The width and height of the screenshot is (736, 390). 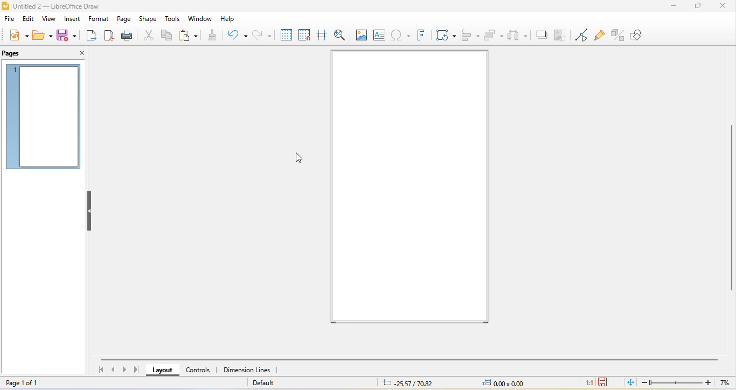 I want to click on tools, so click(x=173, y=19).